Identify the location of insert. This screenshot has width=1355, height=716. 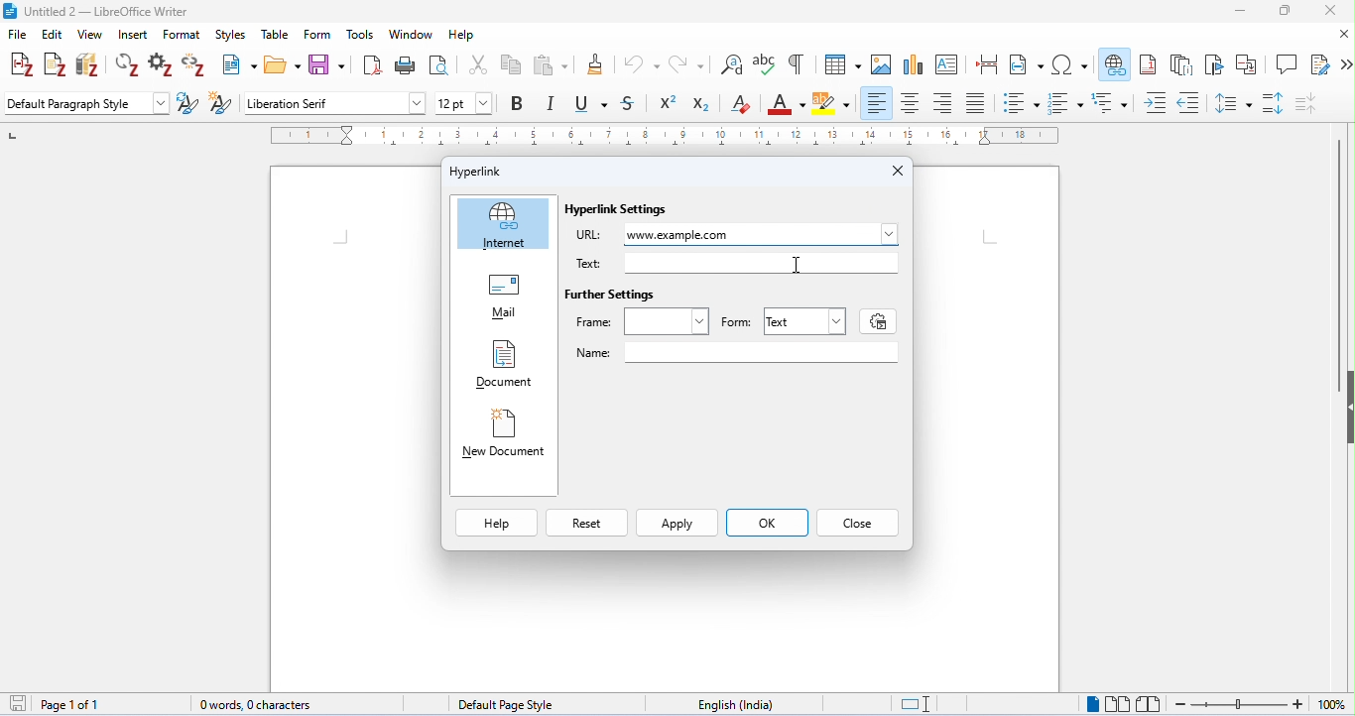
(133, 35).